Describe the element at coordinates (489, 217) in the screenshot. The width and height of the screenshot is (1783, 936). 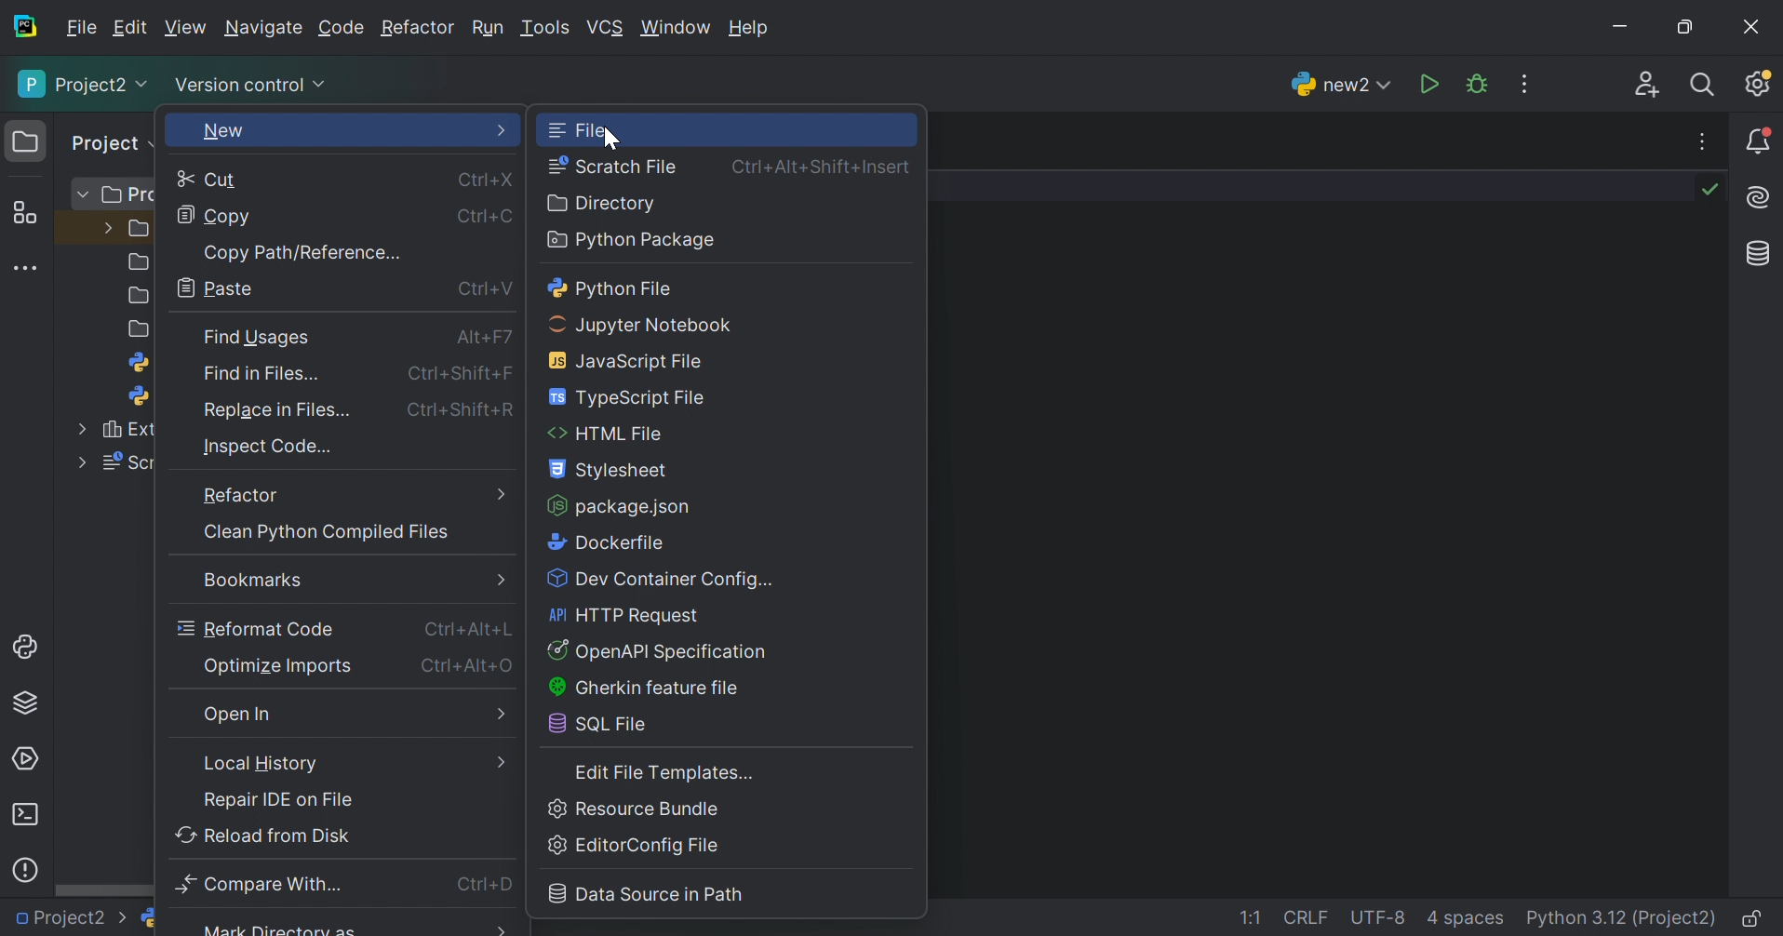
I see `Ctrl+C` at that location.